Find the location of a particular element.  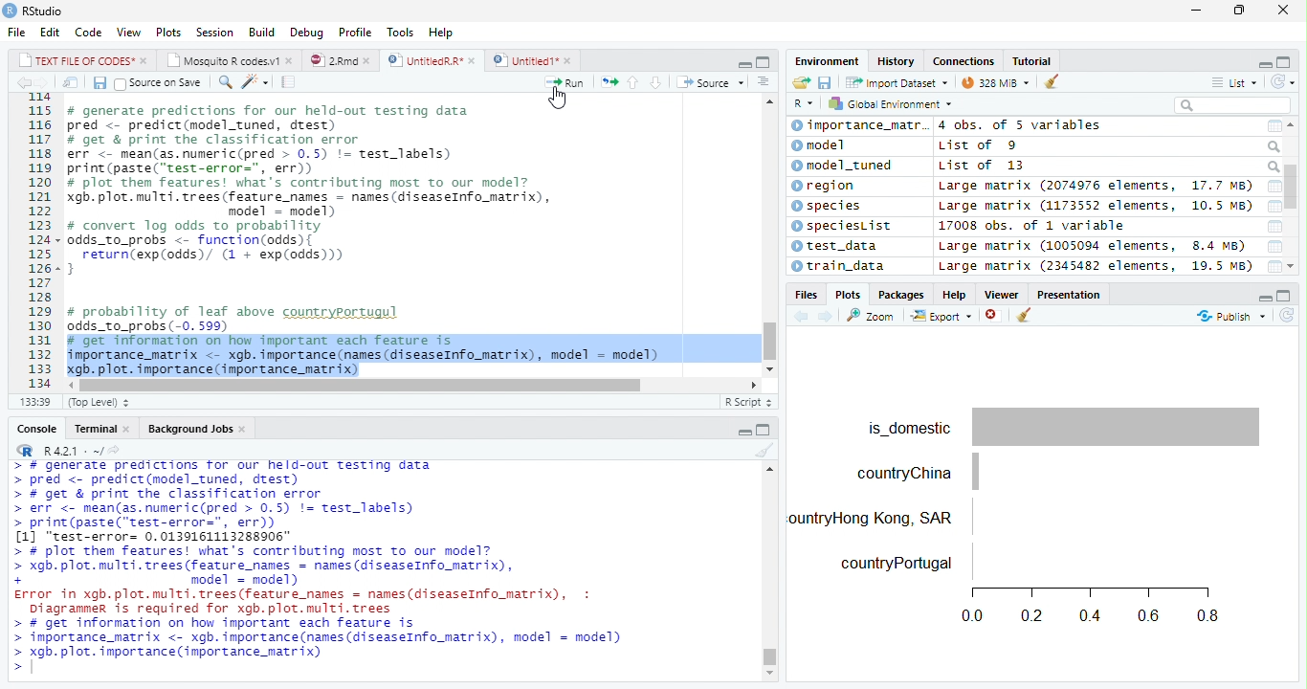

Plots is located at coordinates (847, 295).